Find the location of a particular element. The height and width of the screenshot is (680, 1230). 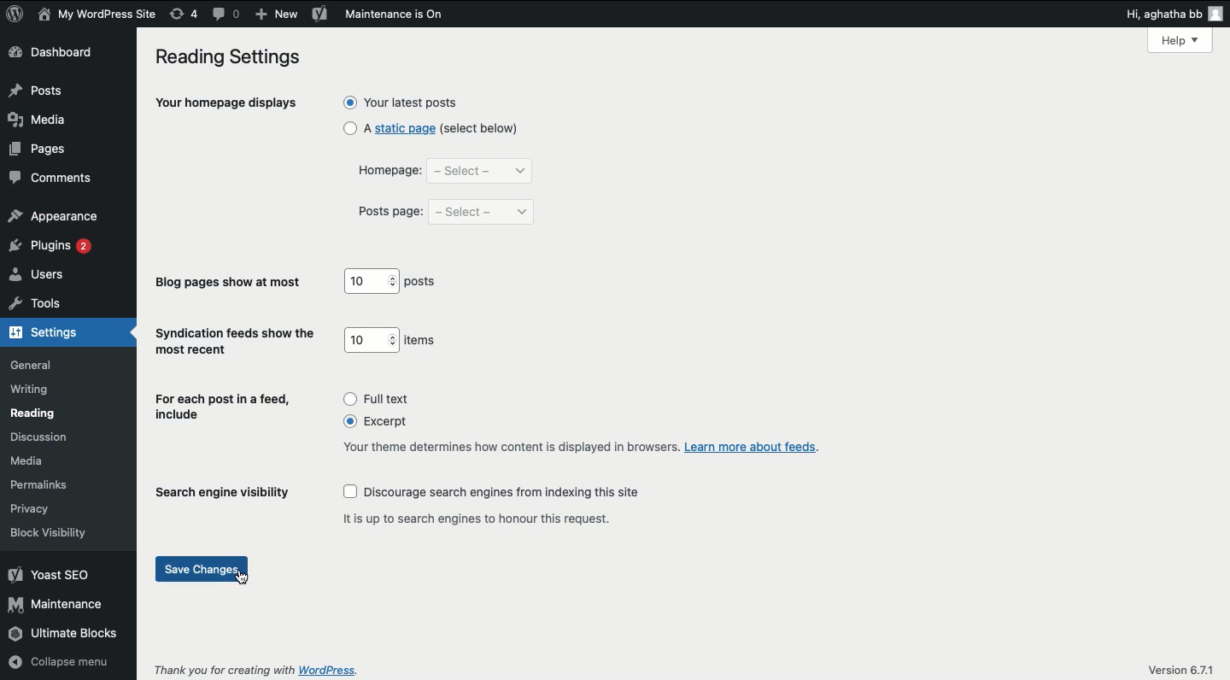

media is located at coordinates (26, 461).